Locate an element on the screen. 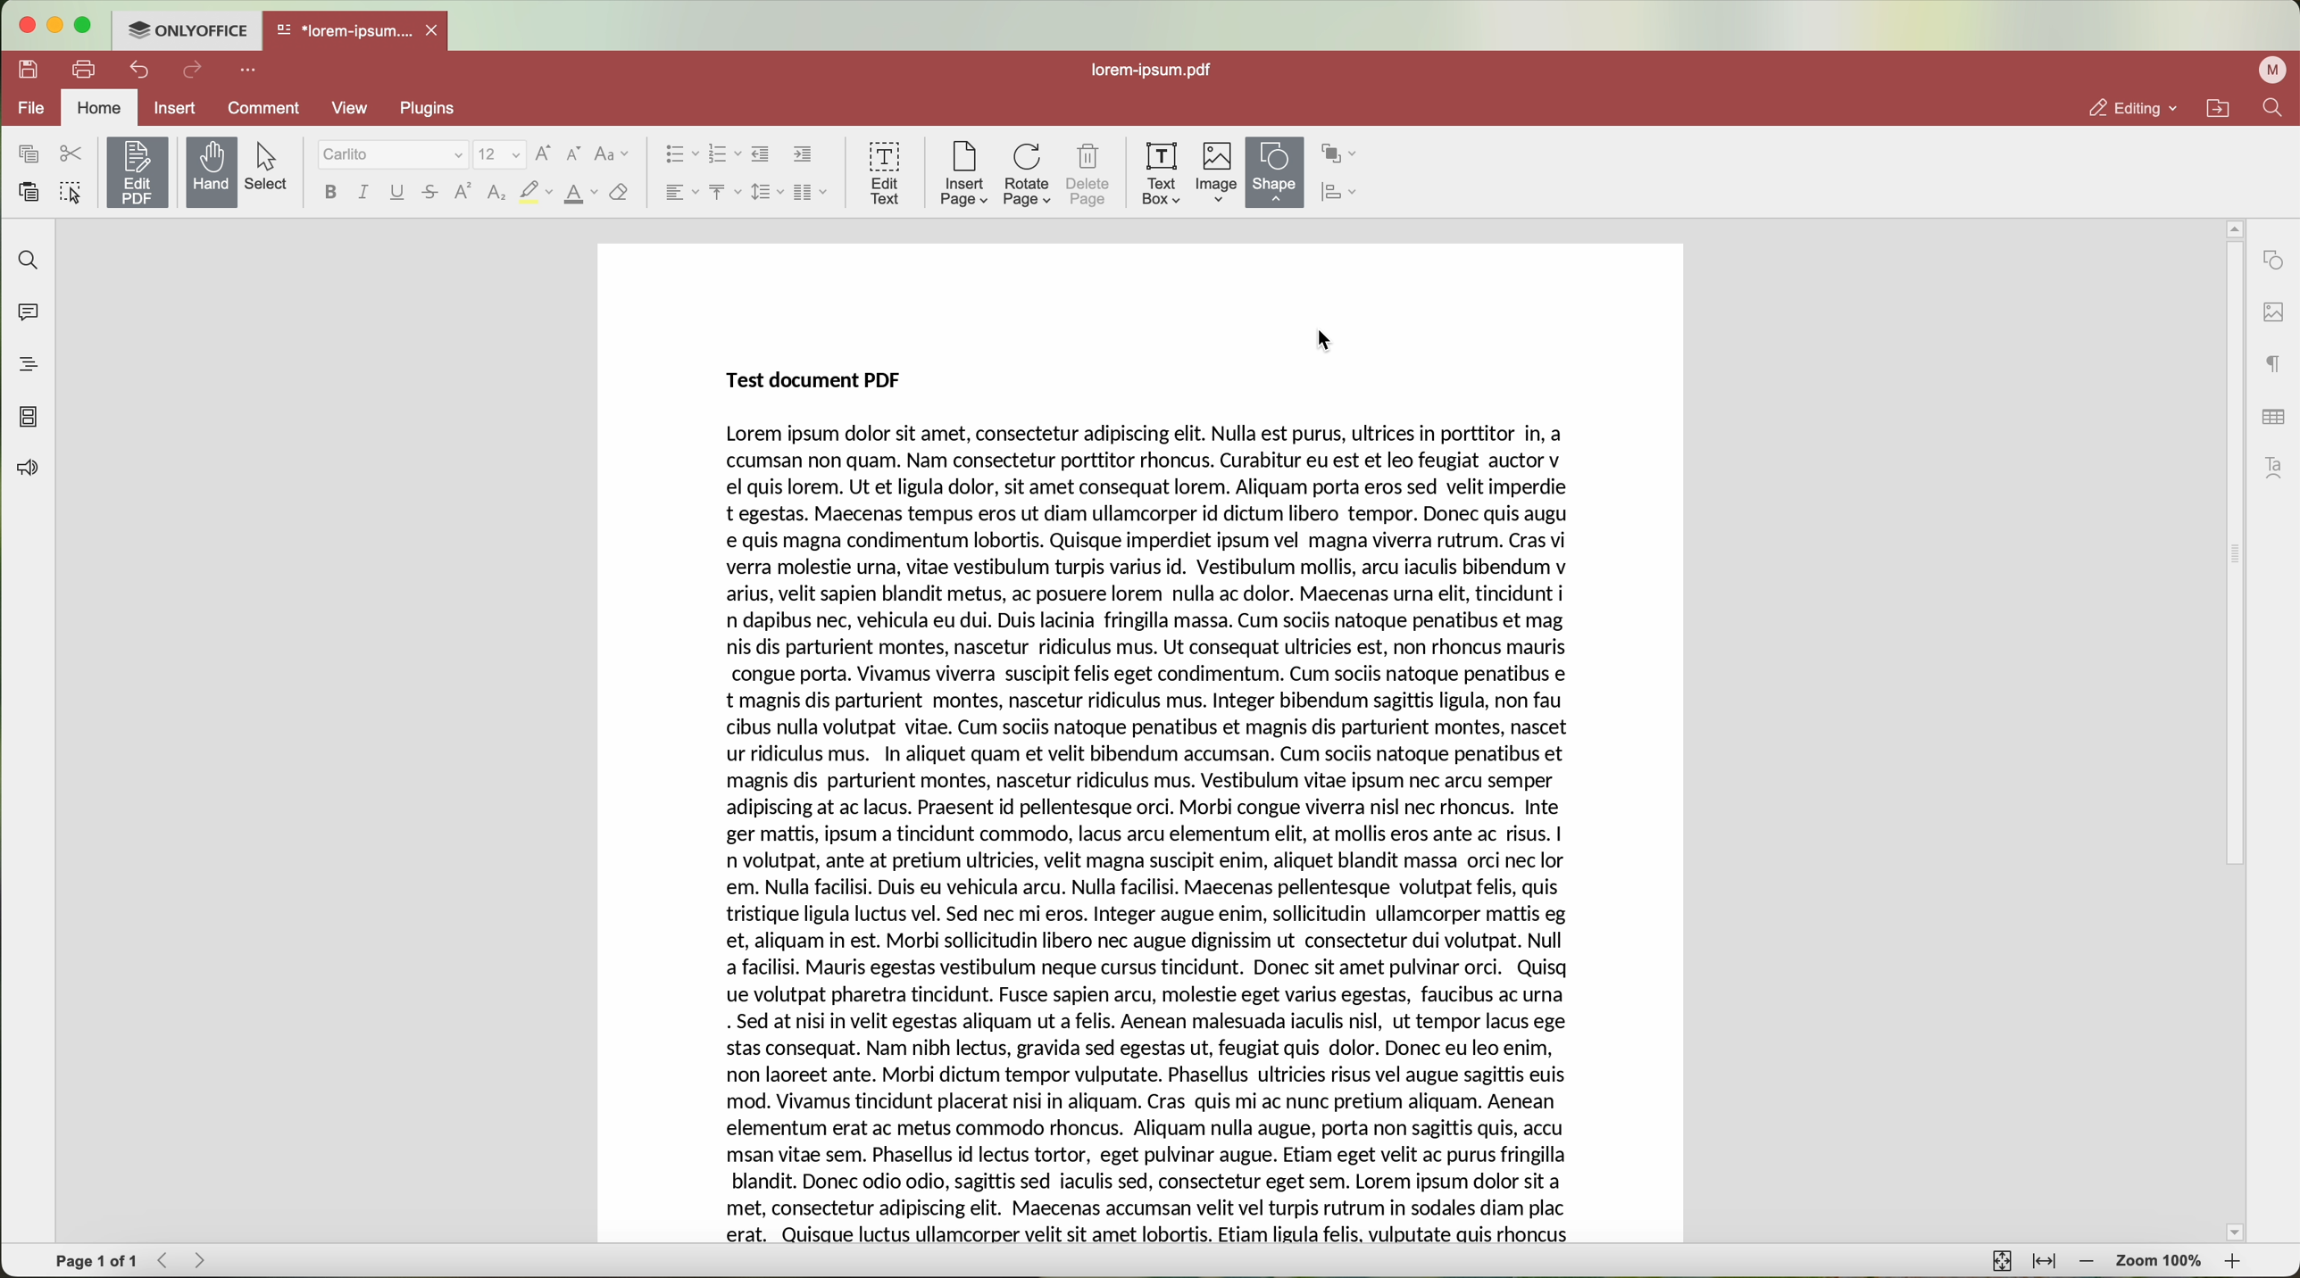  insert columns is located at coordinates (812, 193).